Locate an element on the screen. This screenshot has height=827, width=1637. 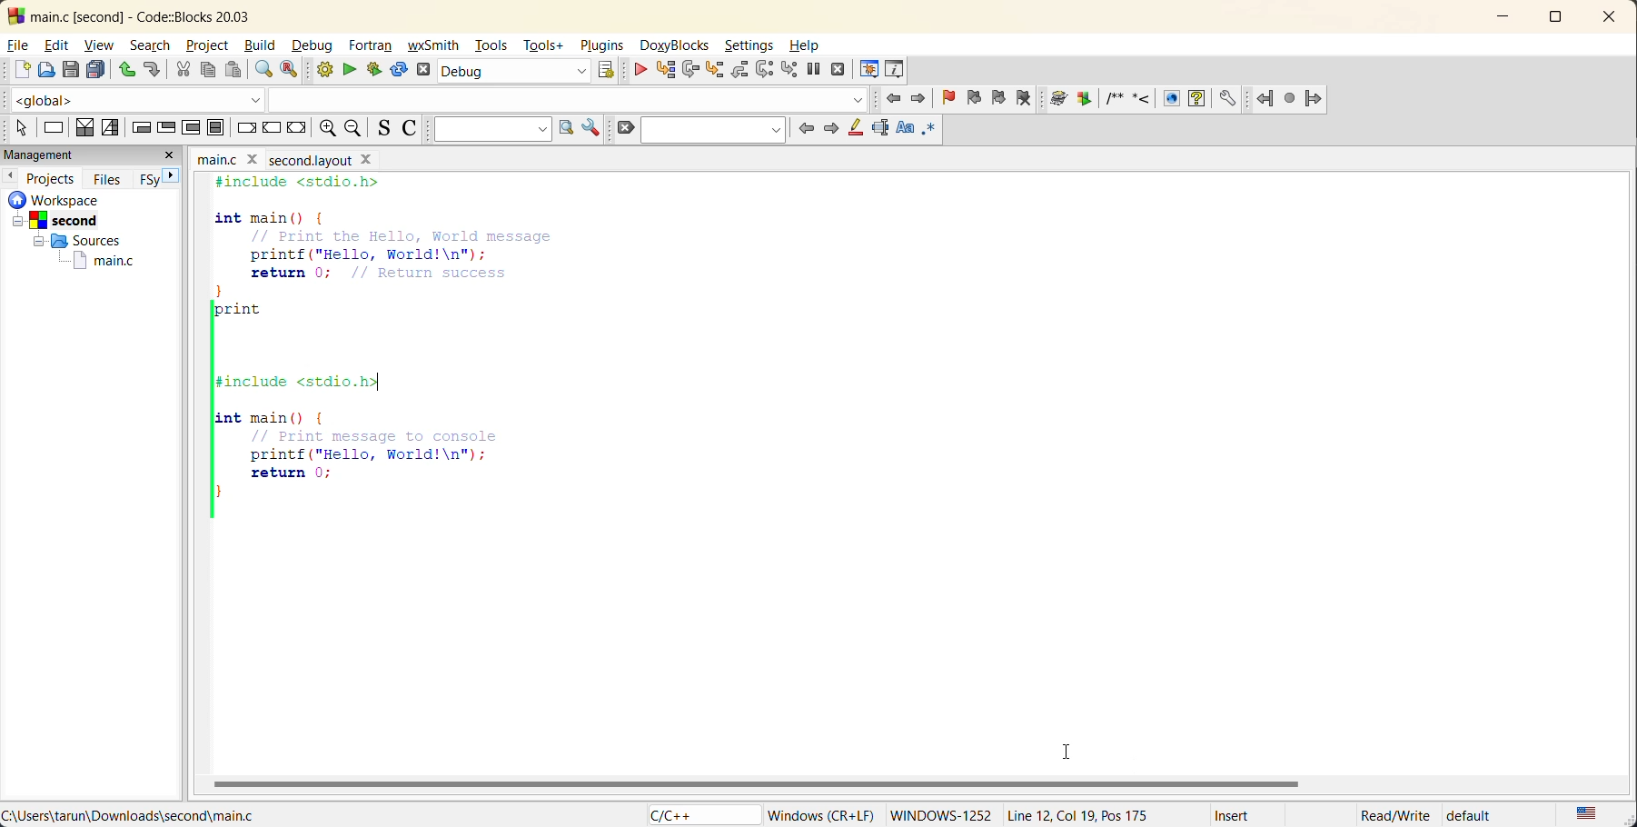
Second layout is located at coordinates (322, 158).